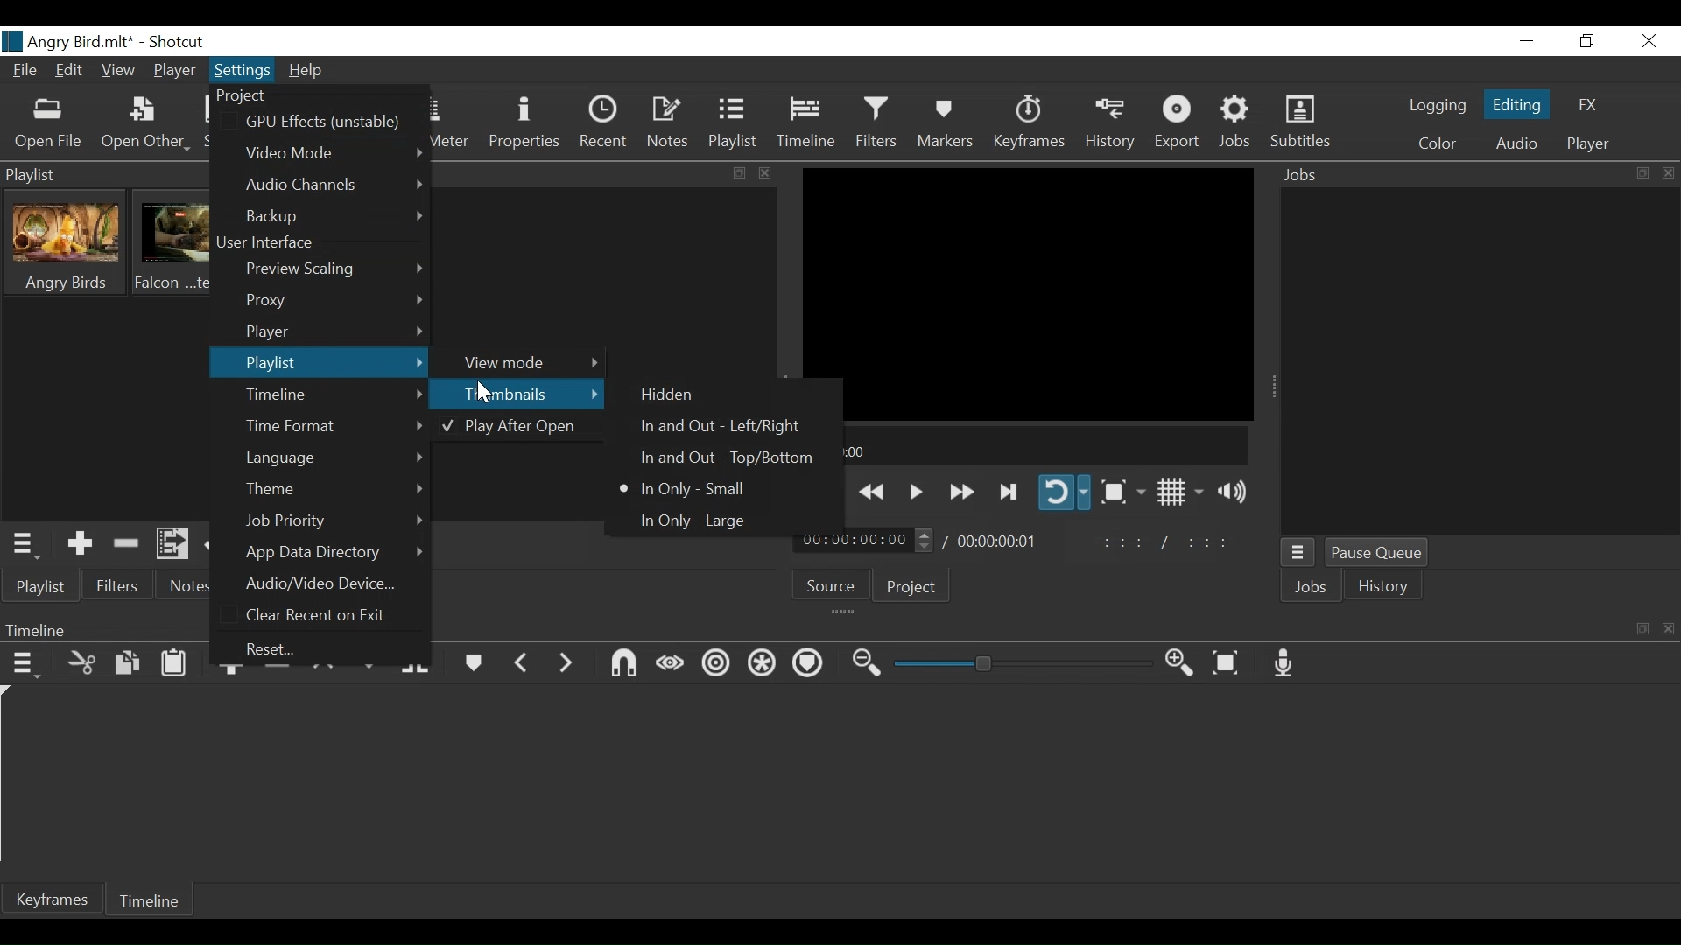  I want to click on Video Mode, so click(333, 150).